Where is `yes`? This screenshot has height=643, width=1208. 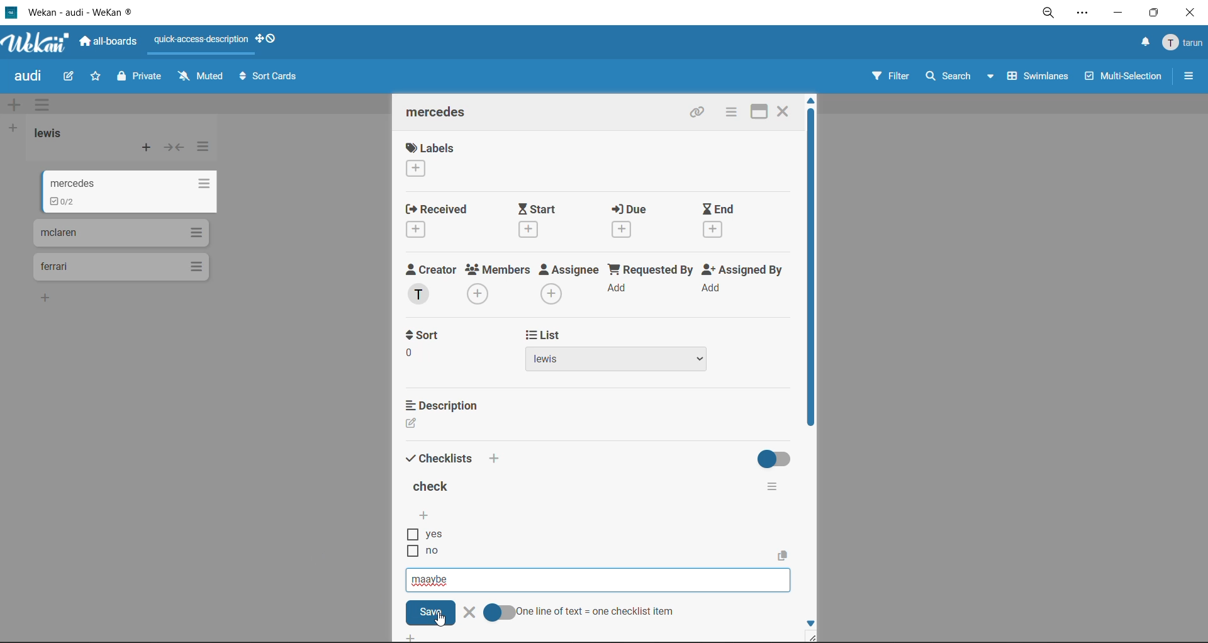 yes is located at coordinates (433, 534).